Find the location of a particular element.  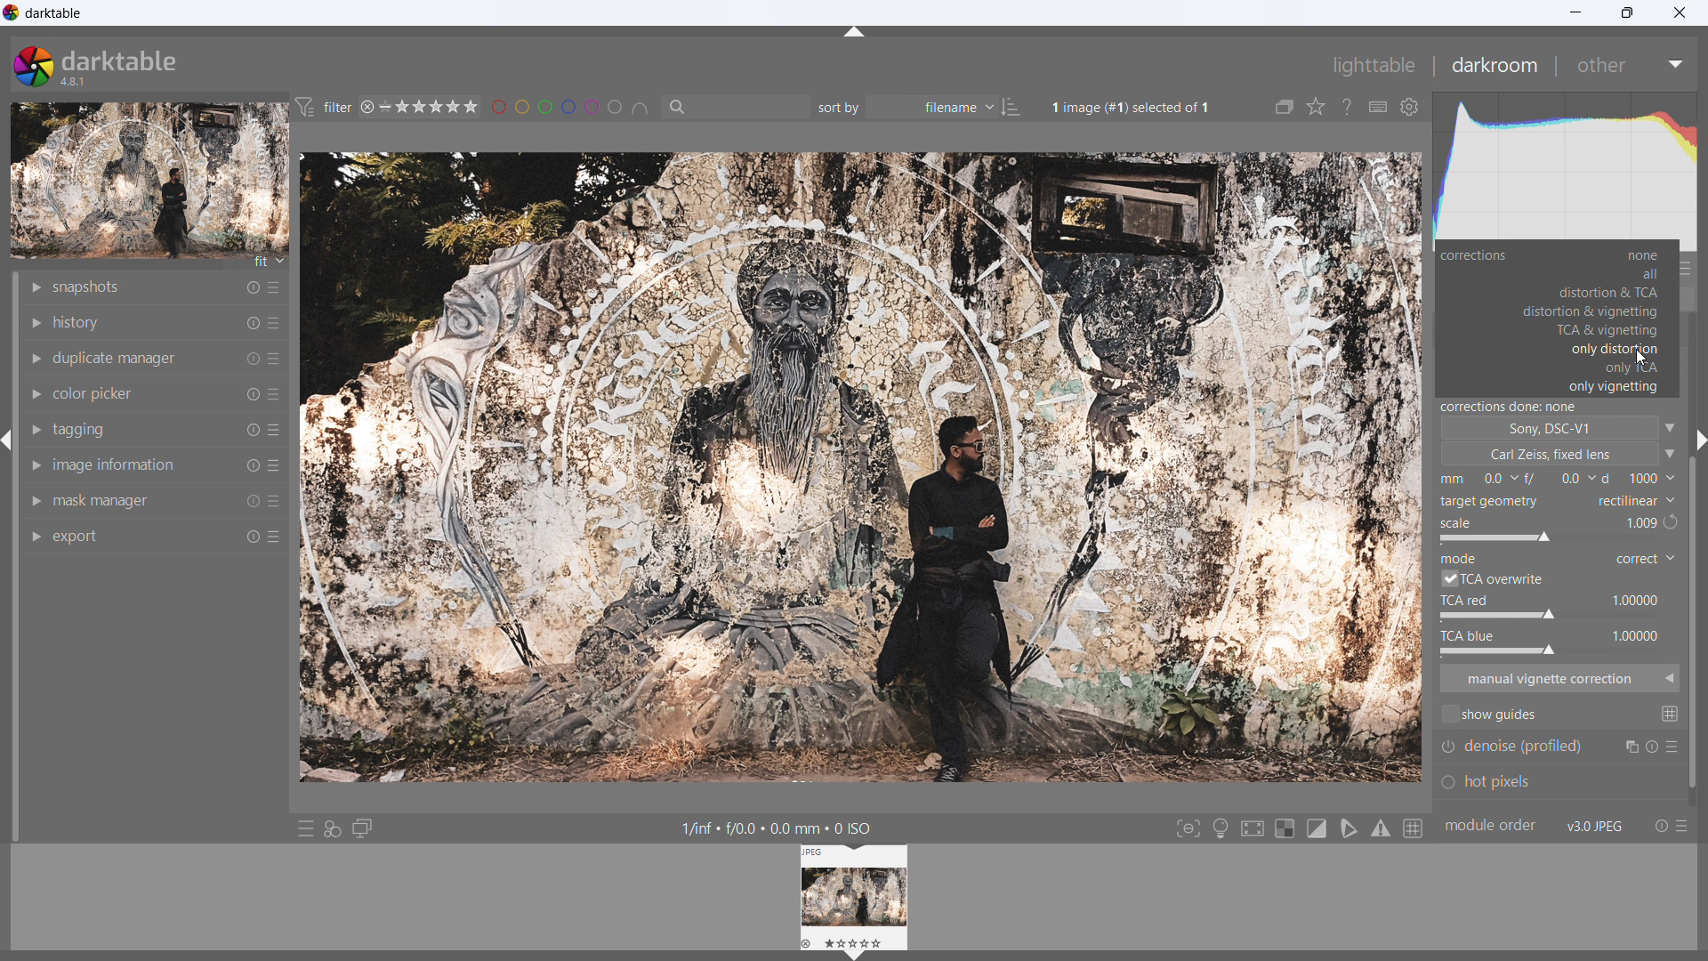

reset is located at coordinates (246, 394).